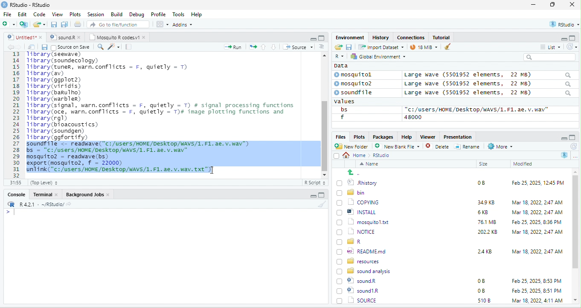 The image size is (581, 308). Describe the element at coordinates (315, 183) in the screenshot. I see `R Script 5` at that location.